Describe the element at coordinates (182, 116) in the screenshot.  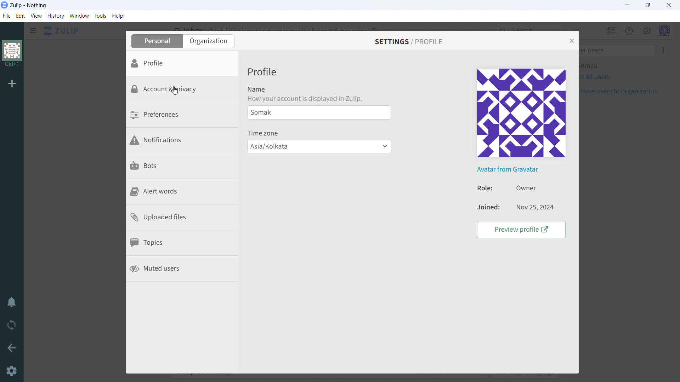
I see `preferences` at that location.